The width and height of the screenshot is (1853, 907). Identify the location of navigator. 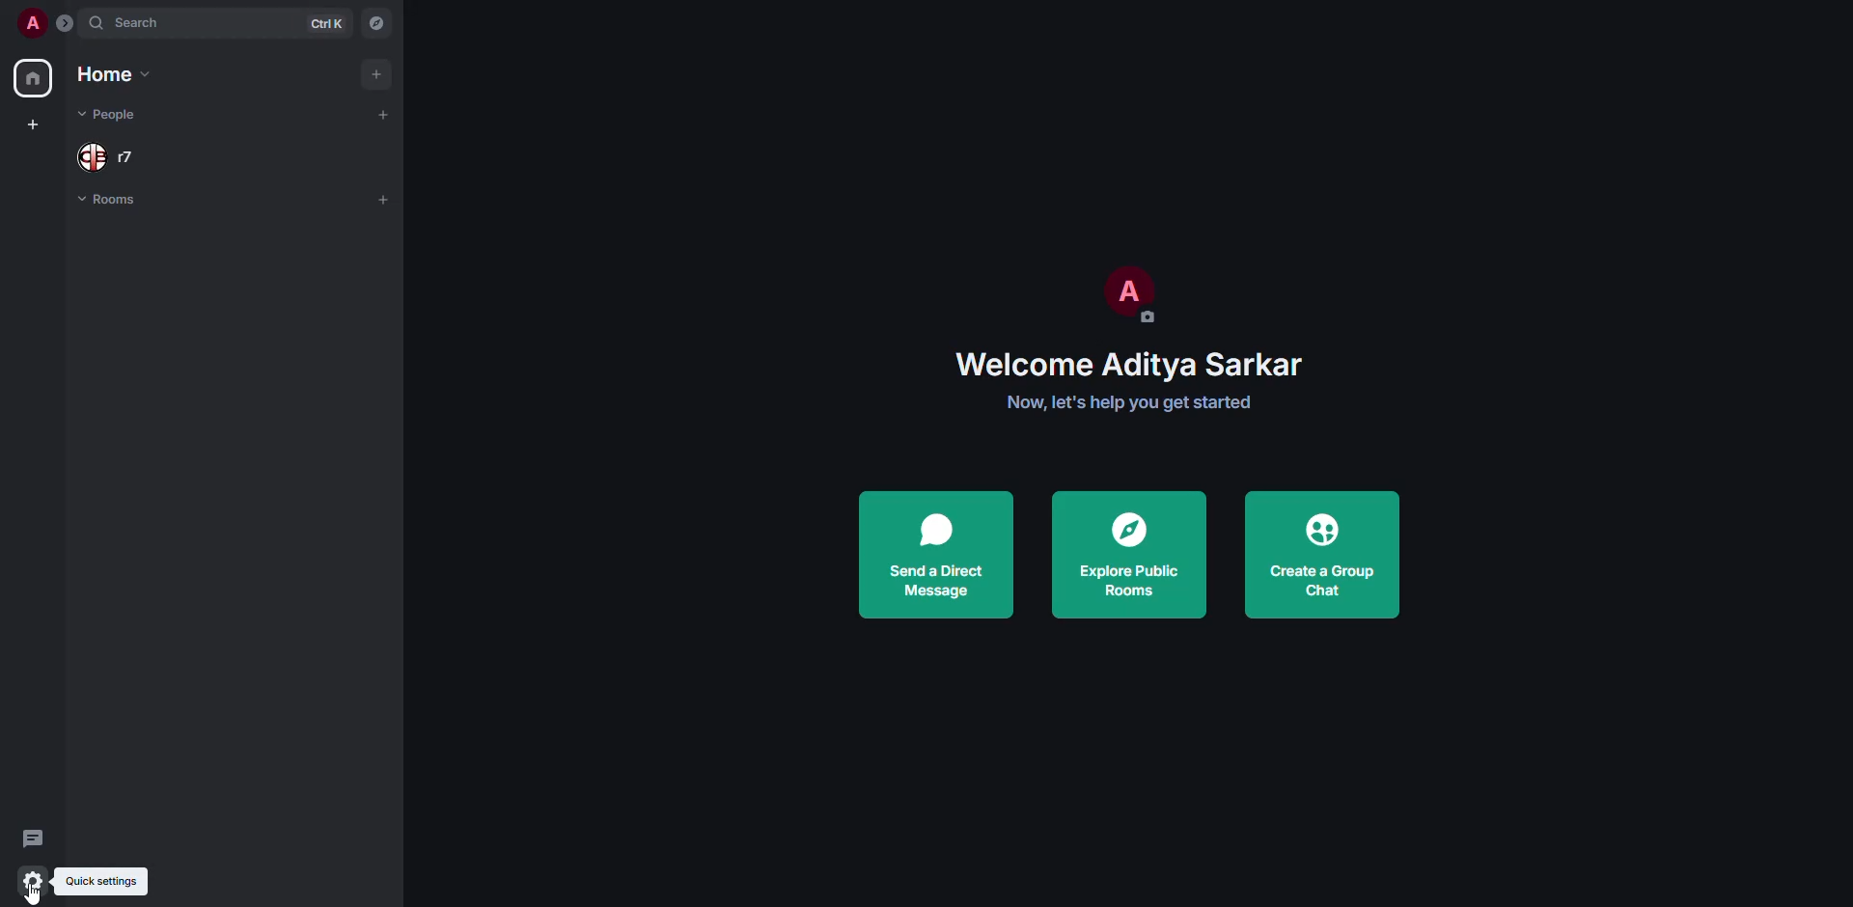
(379, 21).